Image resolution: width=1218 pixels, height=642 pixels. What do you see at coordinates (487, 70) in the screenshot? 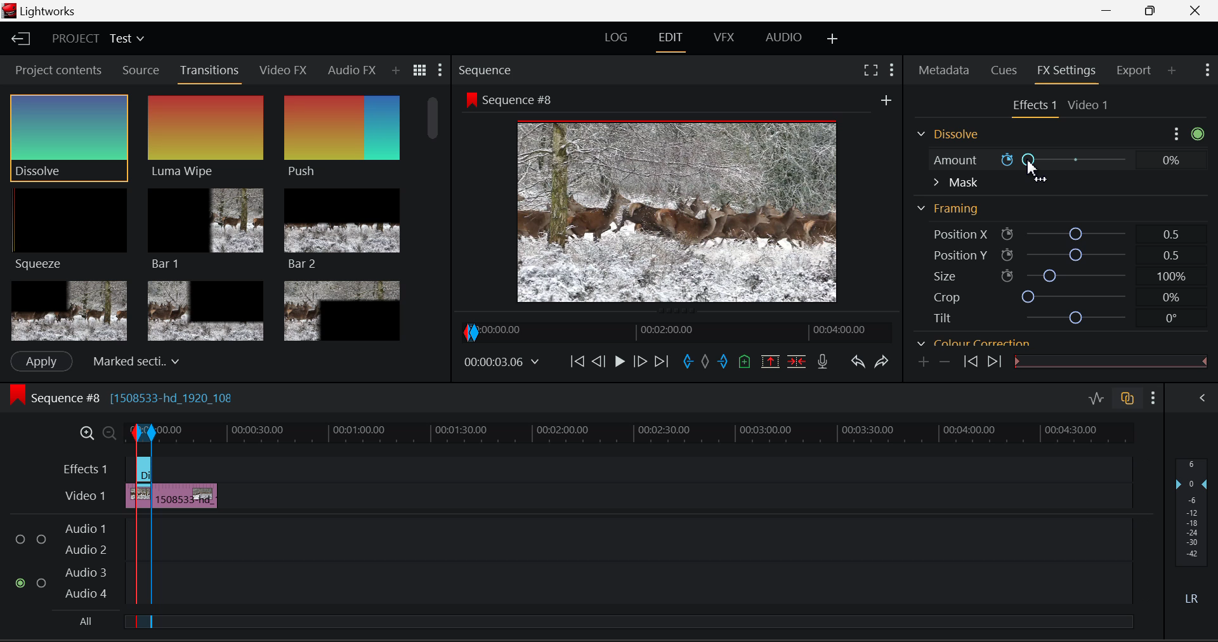
I see `Sequence Preview Section` at bounding box center [487, 70].